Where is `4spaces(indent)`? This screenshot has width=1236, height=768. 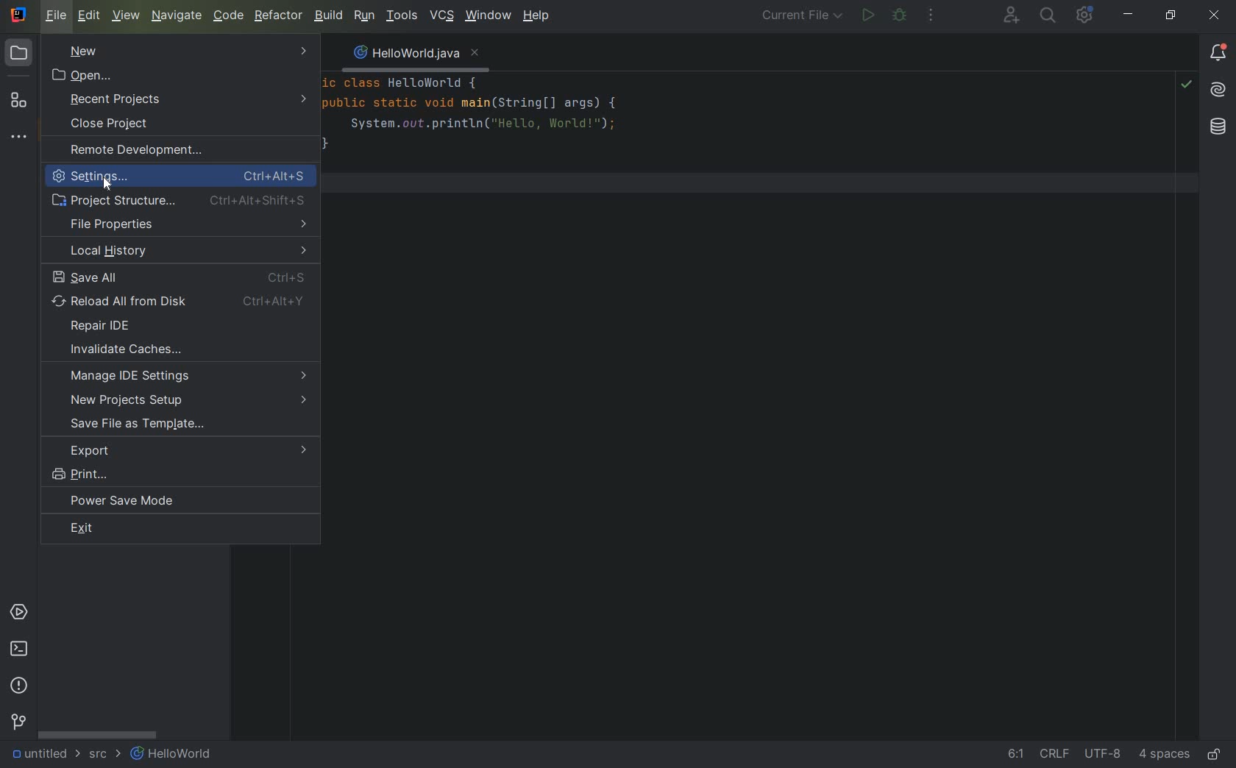
4spaces(indent) is located at coordinates (1166, 756).